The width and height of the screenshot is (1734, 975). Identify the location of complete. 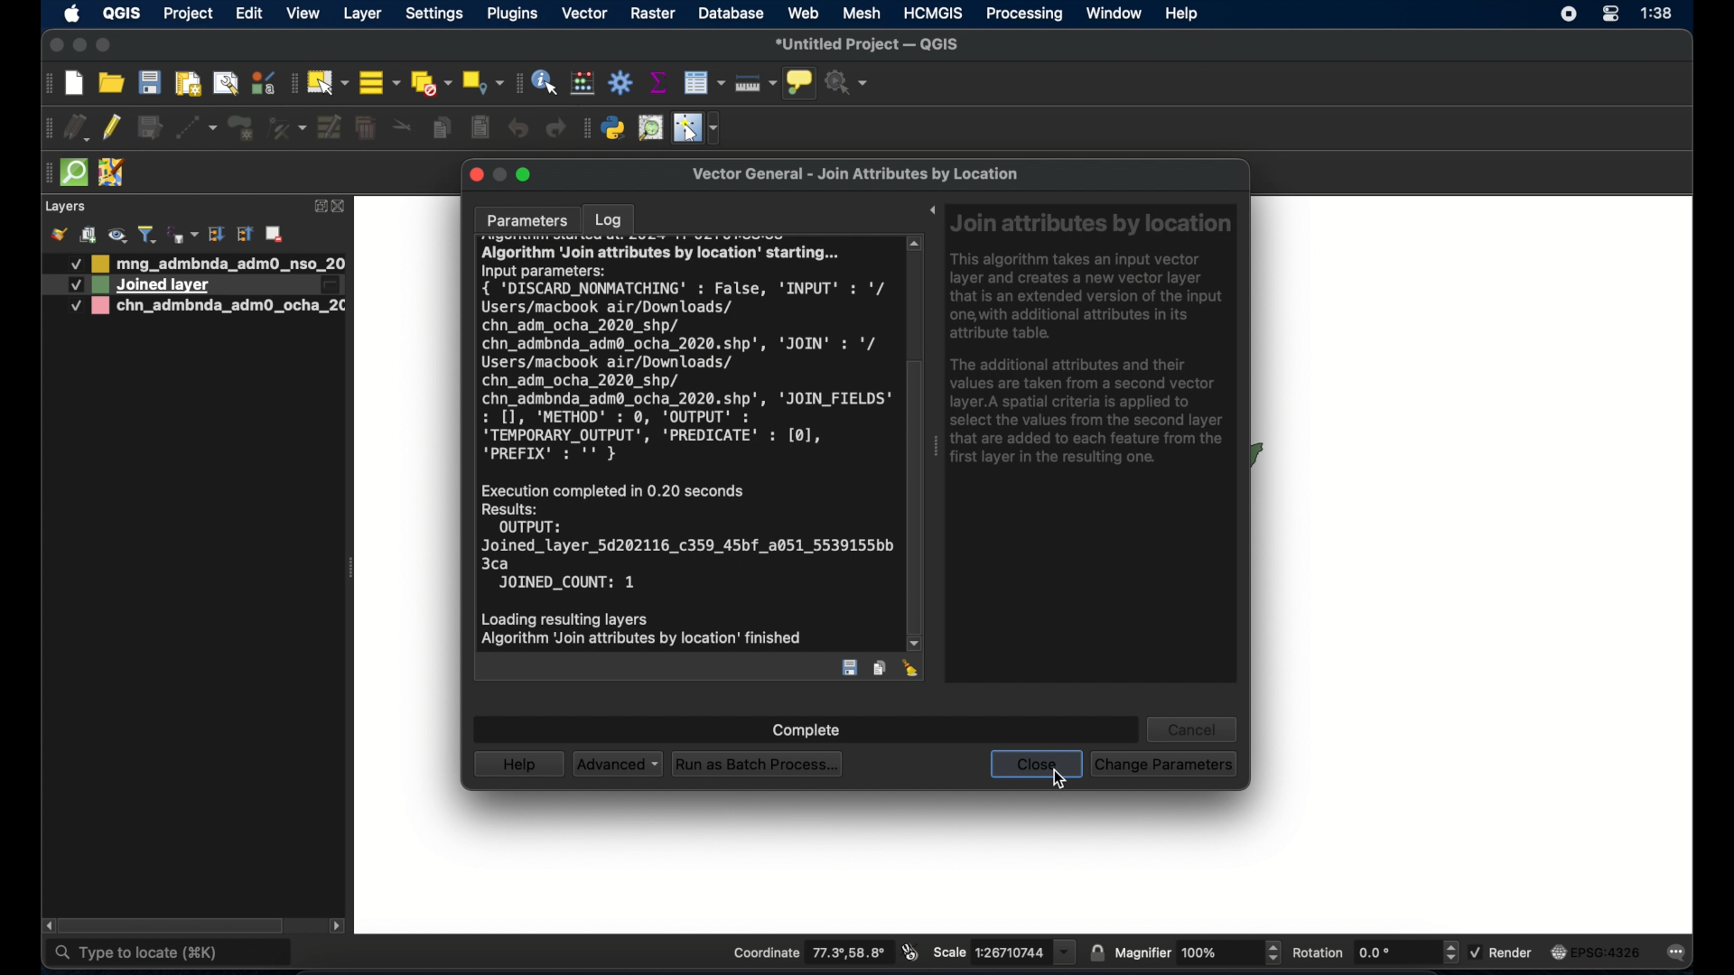
(812, 731).